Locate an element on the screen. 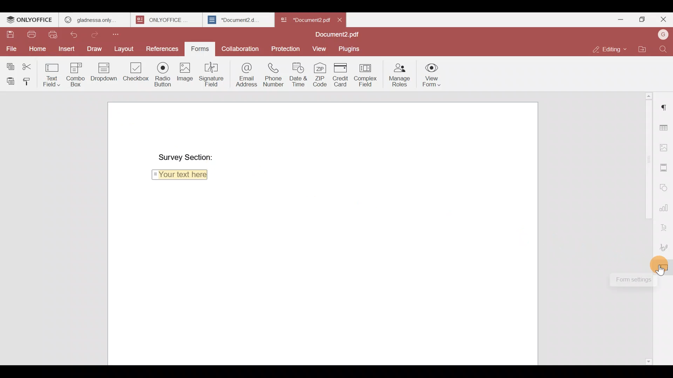 The height and width of the screenshot is (378, 673). Open file location is located at coordinates (645, 50).